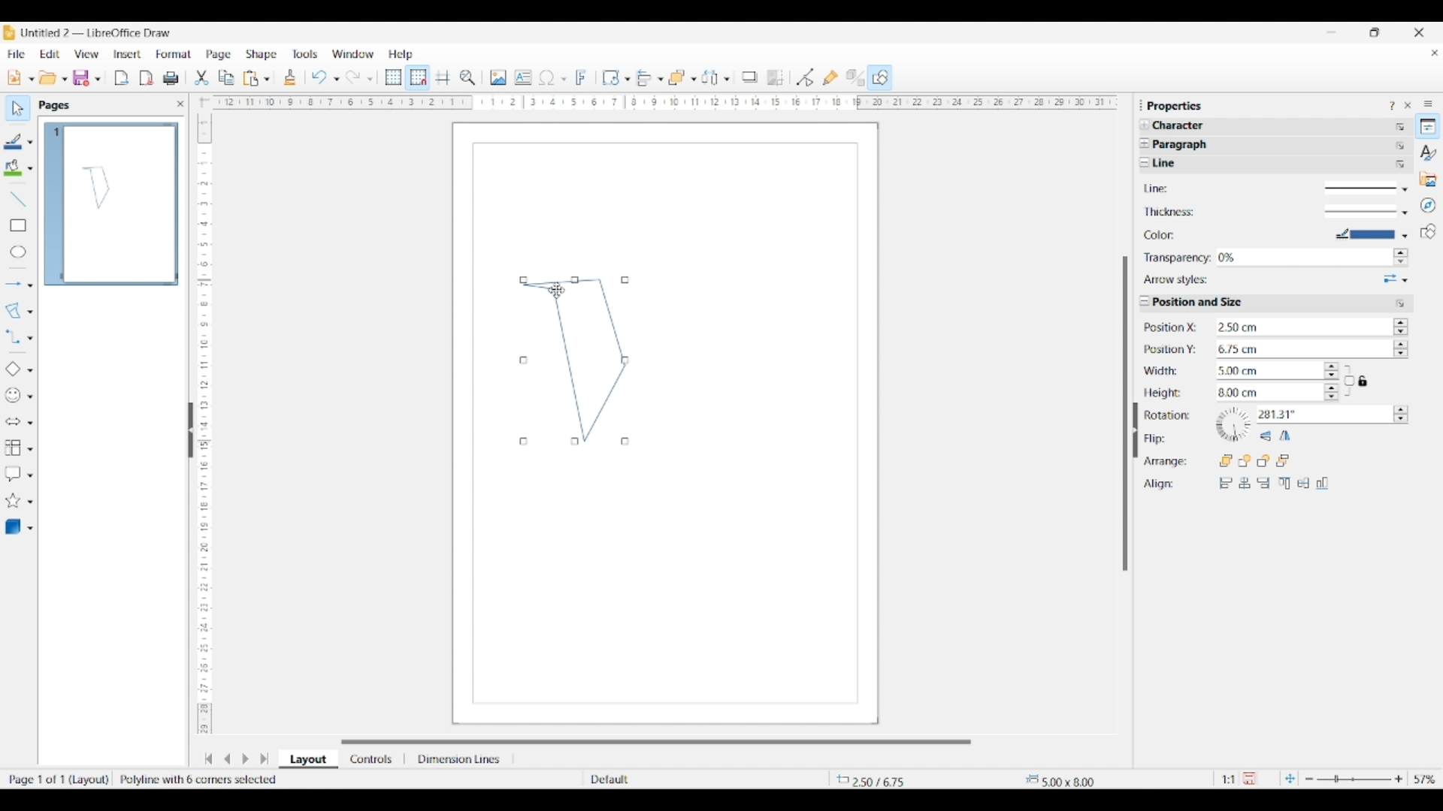 This screenshot has height=811, width=1443. I want to click on Align top, so click(1284, 483).